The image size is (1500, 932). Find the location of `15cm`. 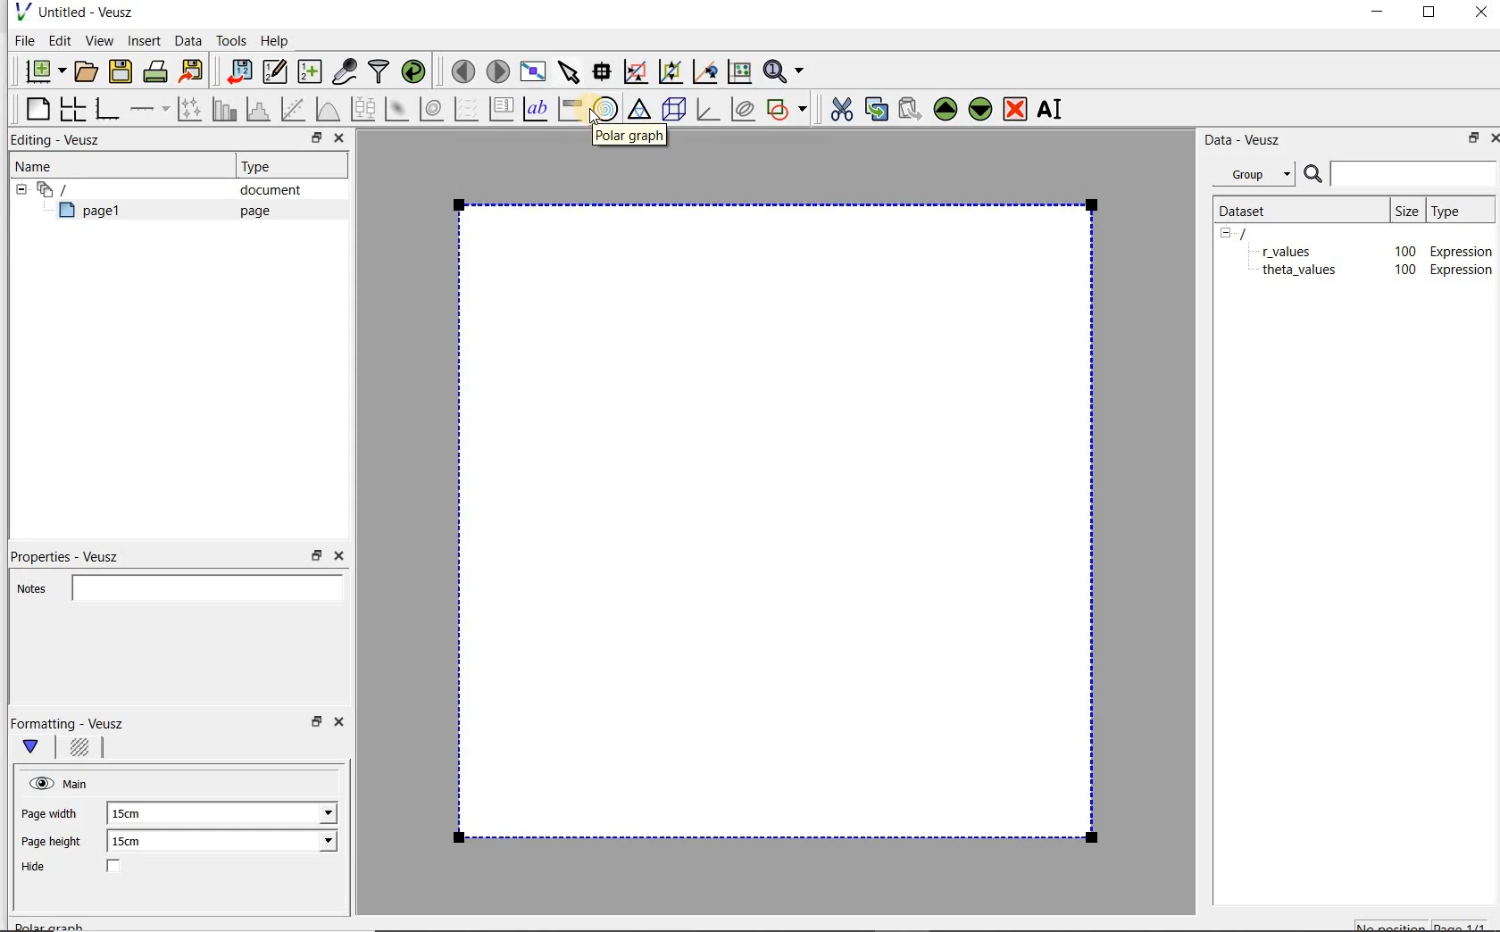

15cm is located at coordinates (137, 842).